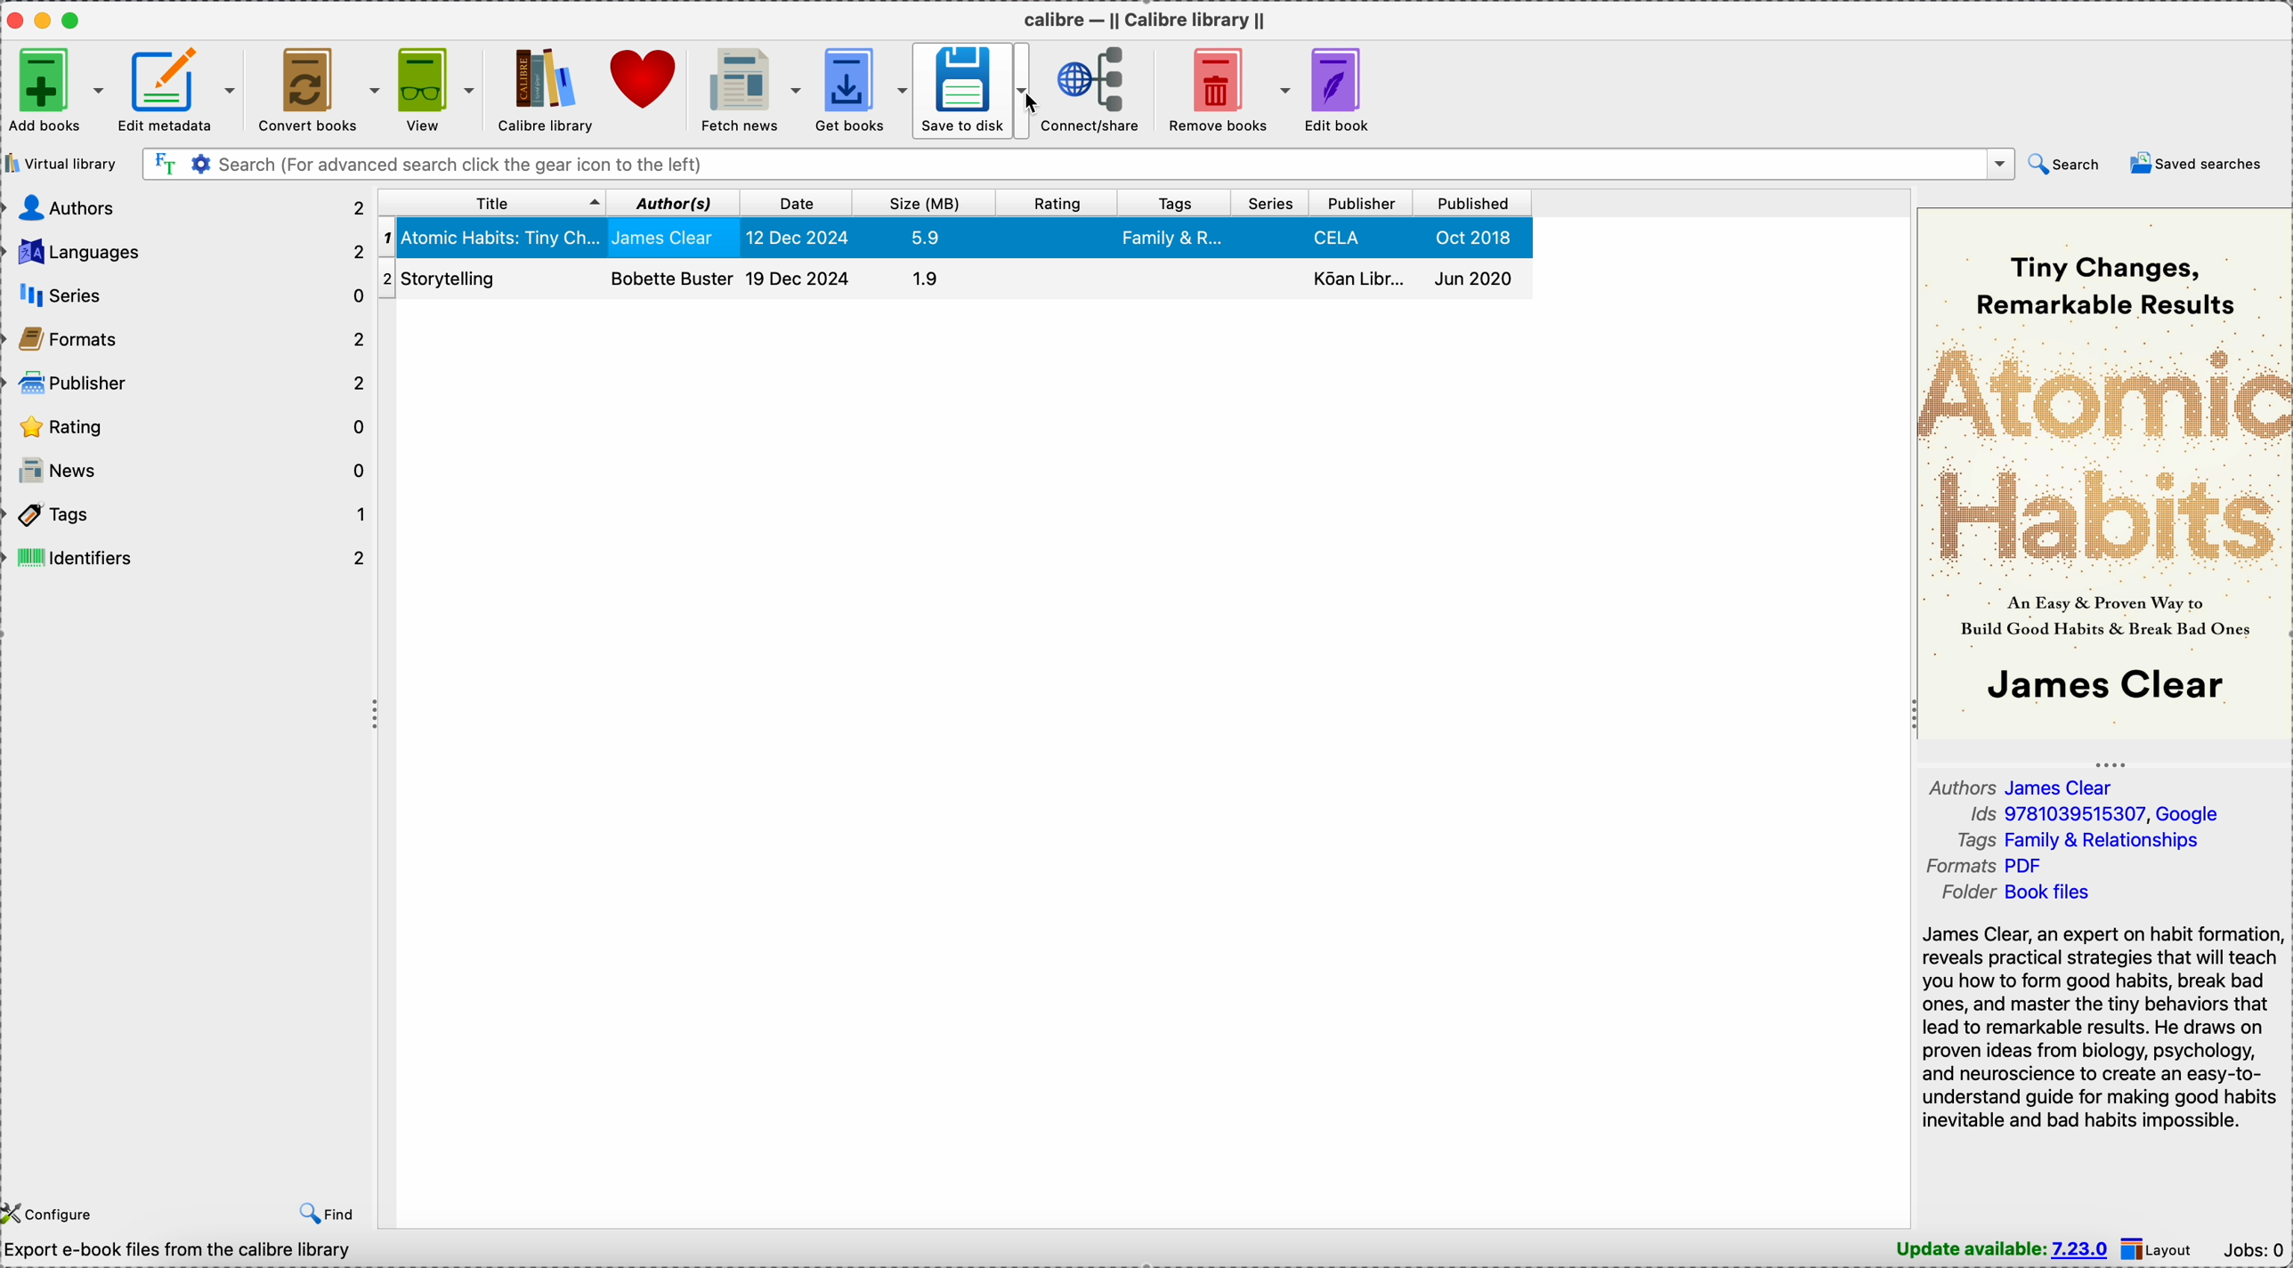 The height and width of the screenshot is (1268, 2293). Describe the element at coordinates (1344, 86) in the screenshot. I see `edit book` at that location.